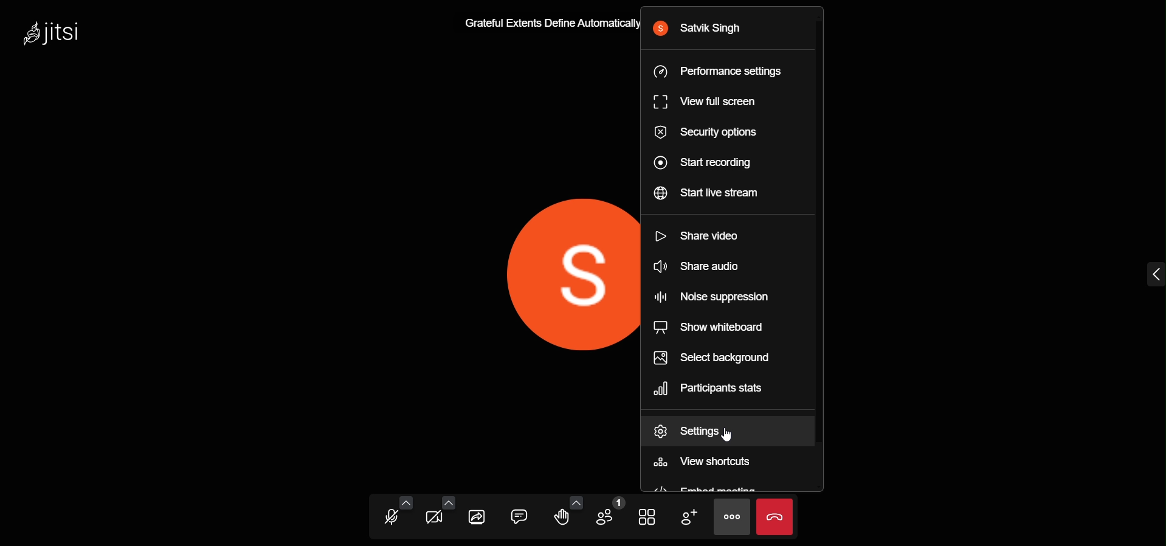  What do you see at coordinates (1129, 272) in the screenshot?
I see `expand` at bounding box center [1129, 272].